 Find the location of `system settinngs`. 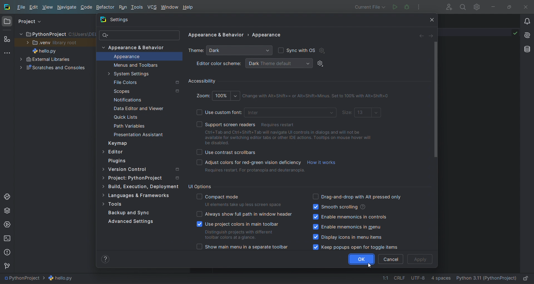

system settinngs is located at coordinates (140, 74).